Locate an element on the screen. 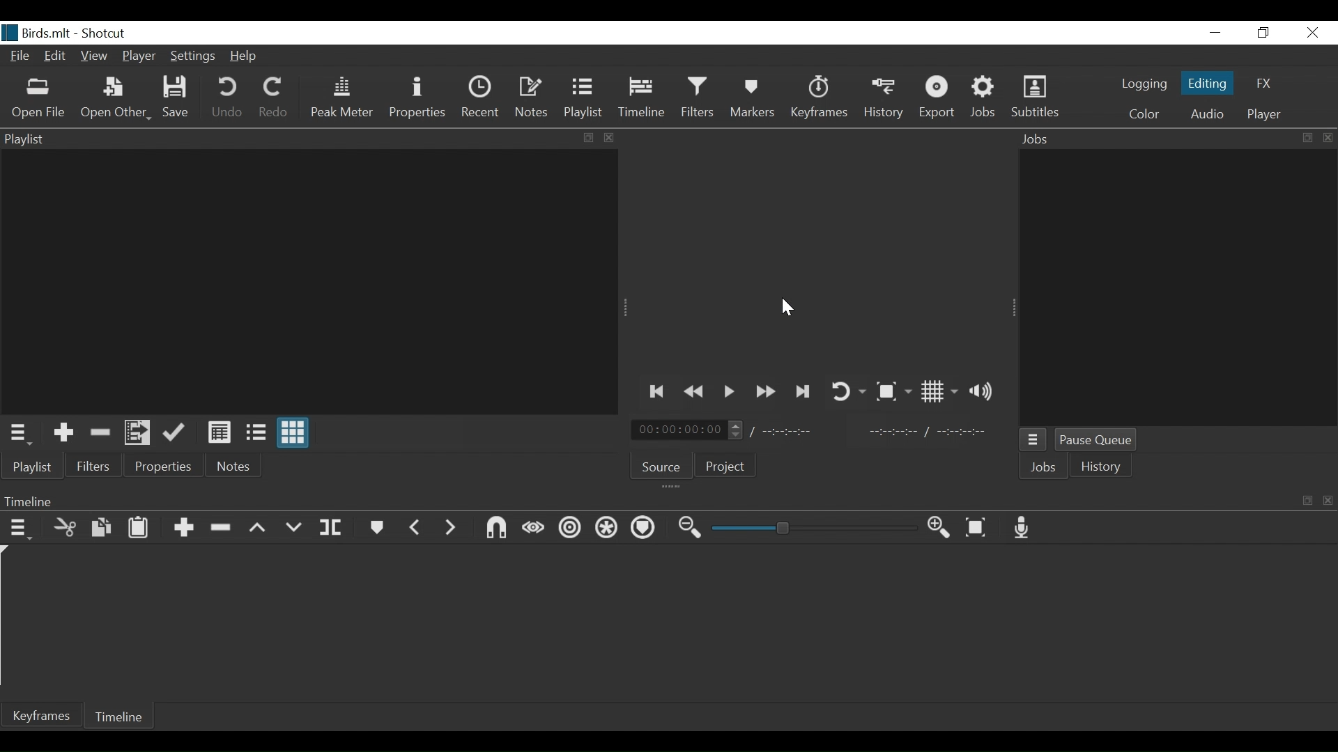  In Point is located at coordinates (927, 432).